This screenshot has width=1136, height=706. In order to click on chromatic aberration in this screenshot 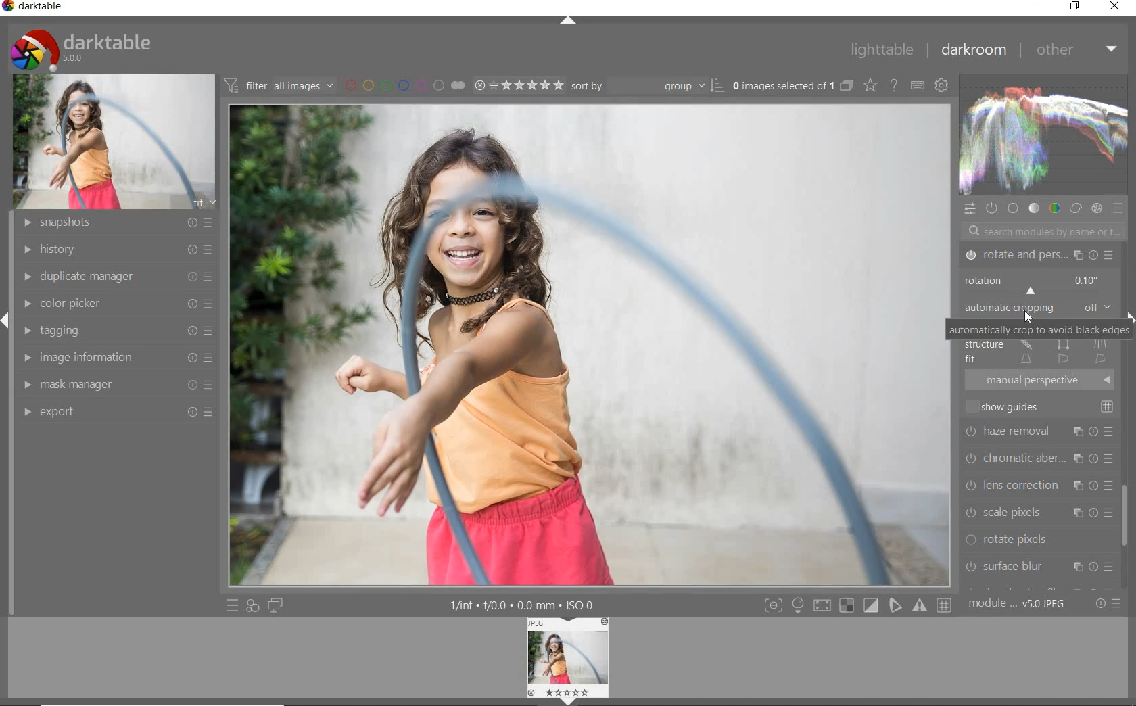, I will do `click(1039, 457)`.